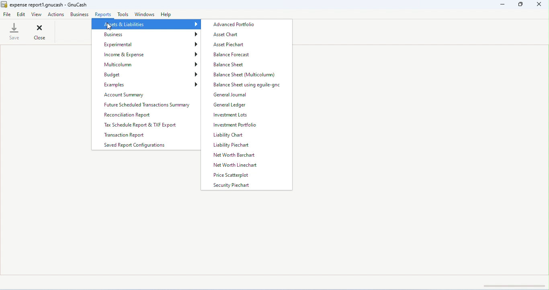  I want to click on balance sheet using eguile-gnc, so click(250, 85).